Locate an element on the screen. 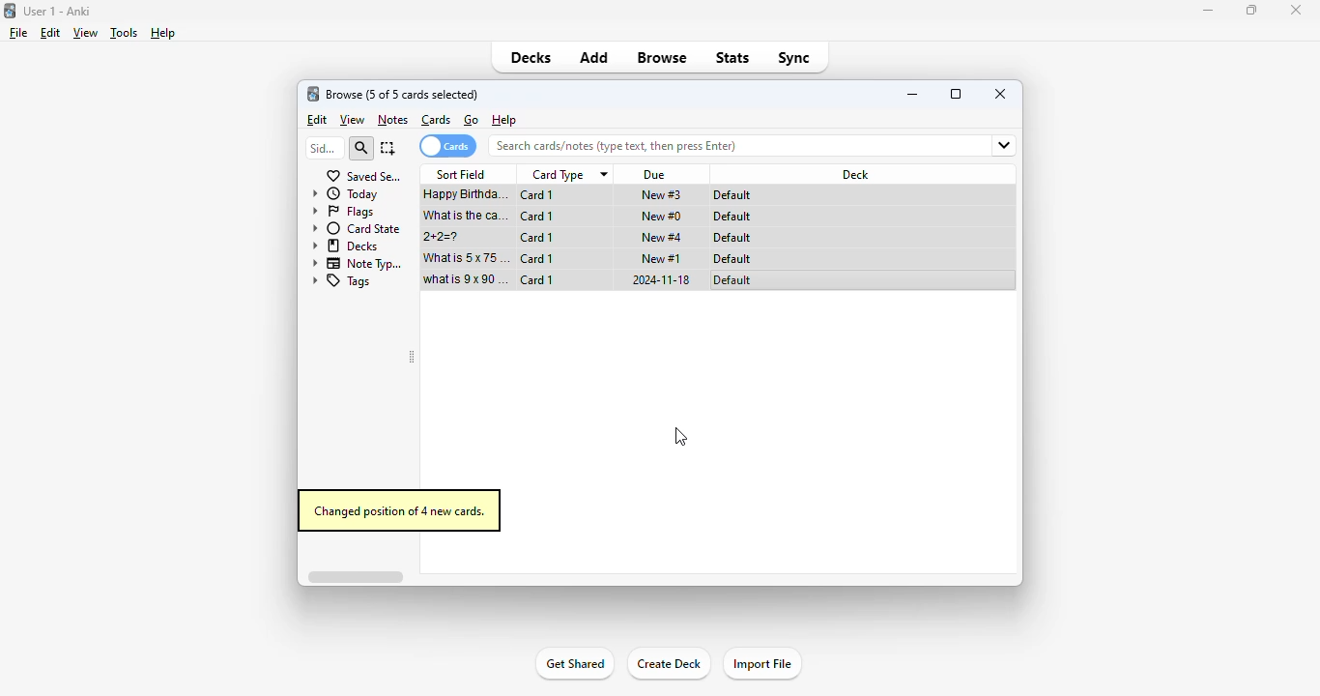 The image size is (1320, 696). default is located at coordinates (732, 280).